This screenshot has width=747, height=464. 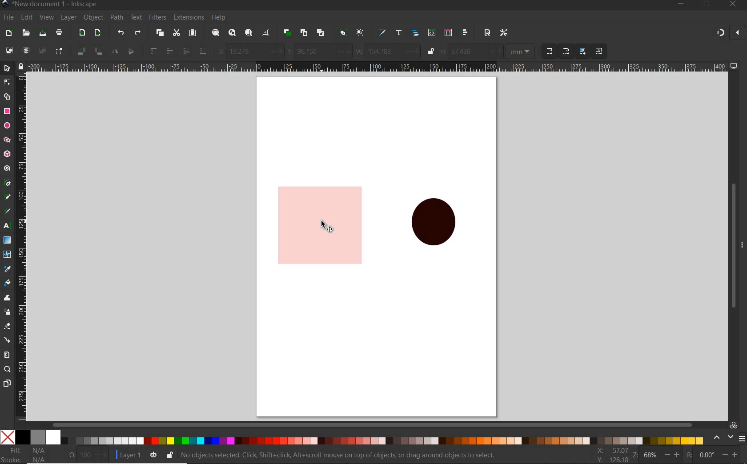 What do you see at coordinates (337, 456) in the screenshot?
I see `no object selected` at bounding box center [337, 456].